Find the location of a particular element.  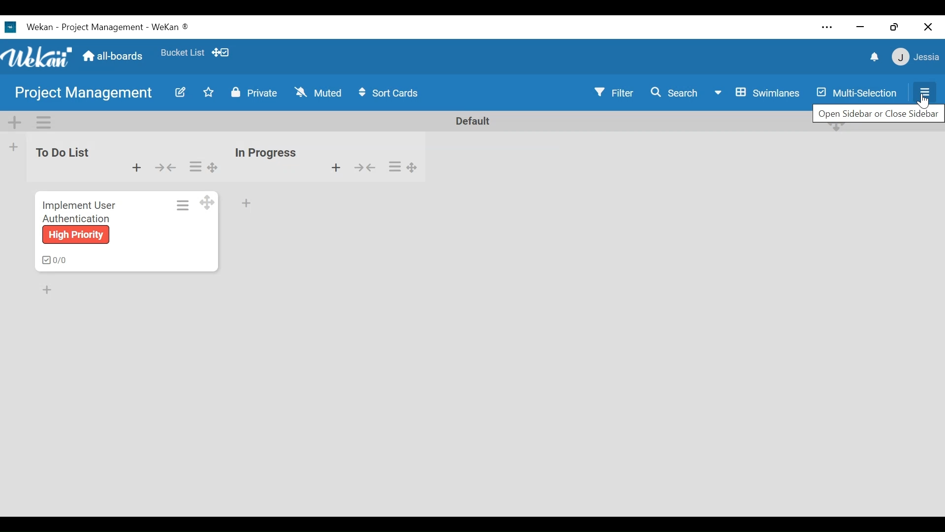

checklist is located at coordinates (52, 260).